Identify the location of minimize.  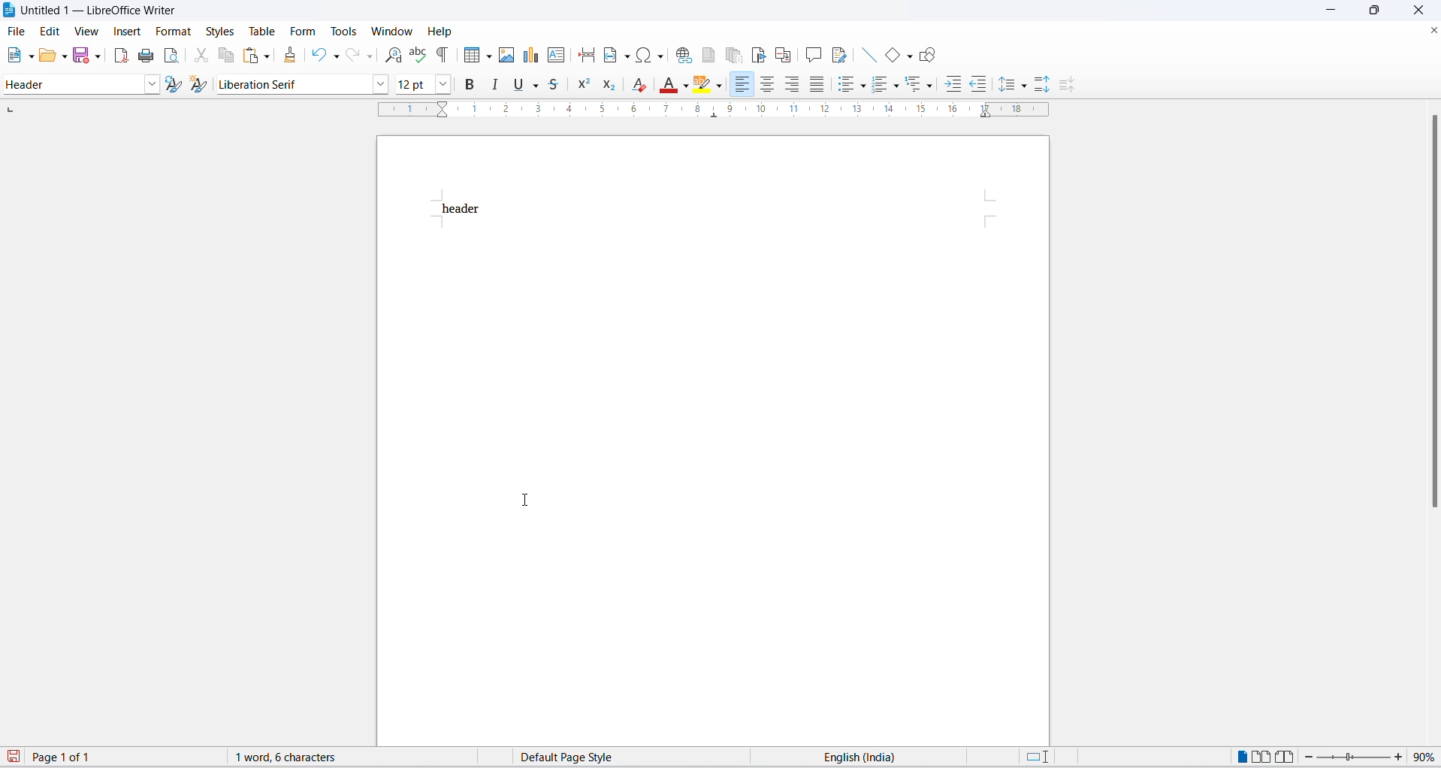
(1334, 11).